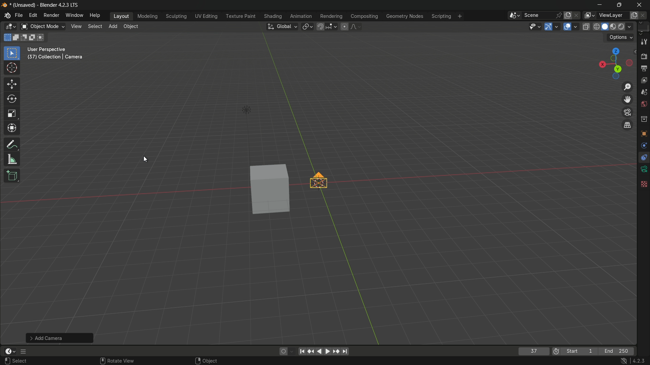  I want to click on auto keying, so click(283, 351).